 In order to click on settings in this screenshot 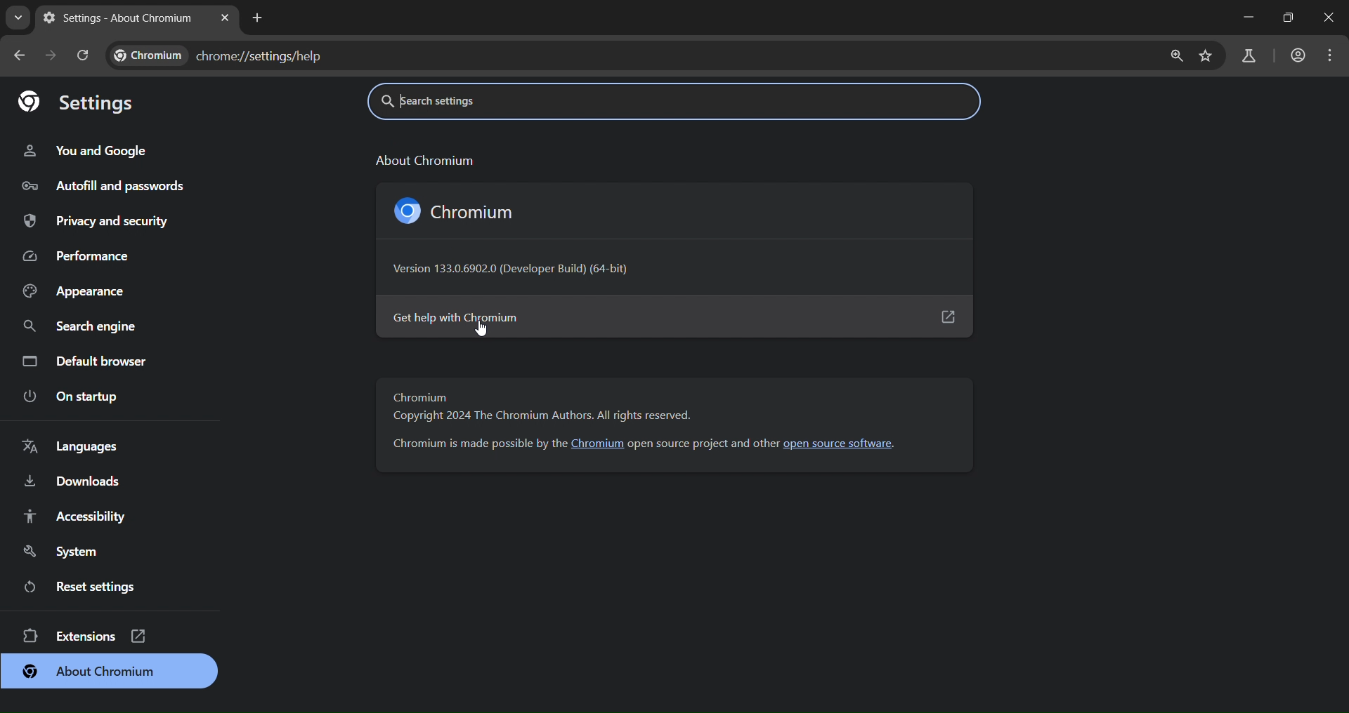, I will do `click(79, 101)`.